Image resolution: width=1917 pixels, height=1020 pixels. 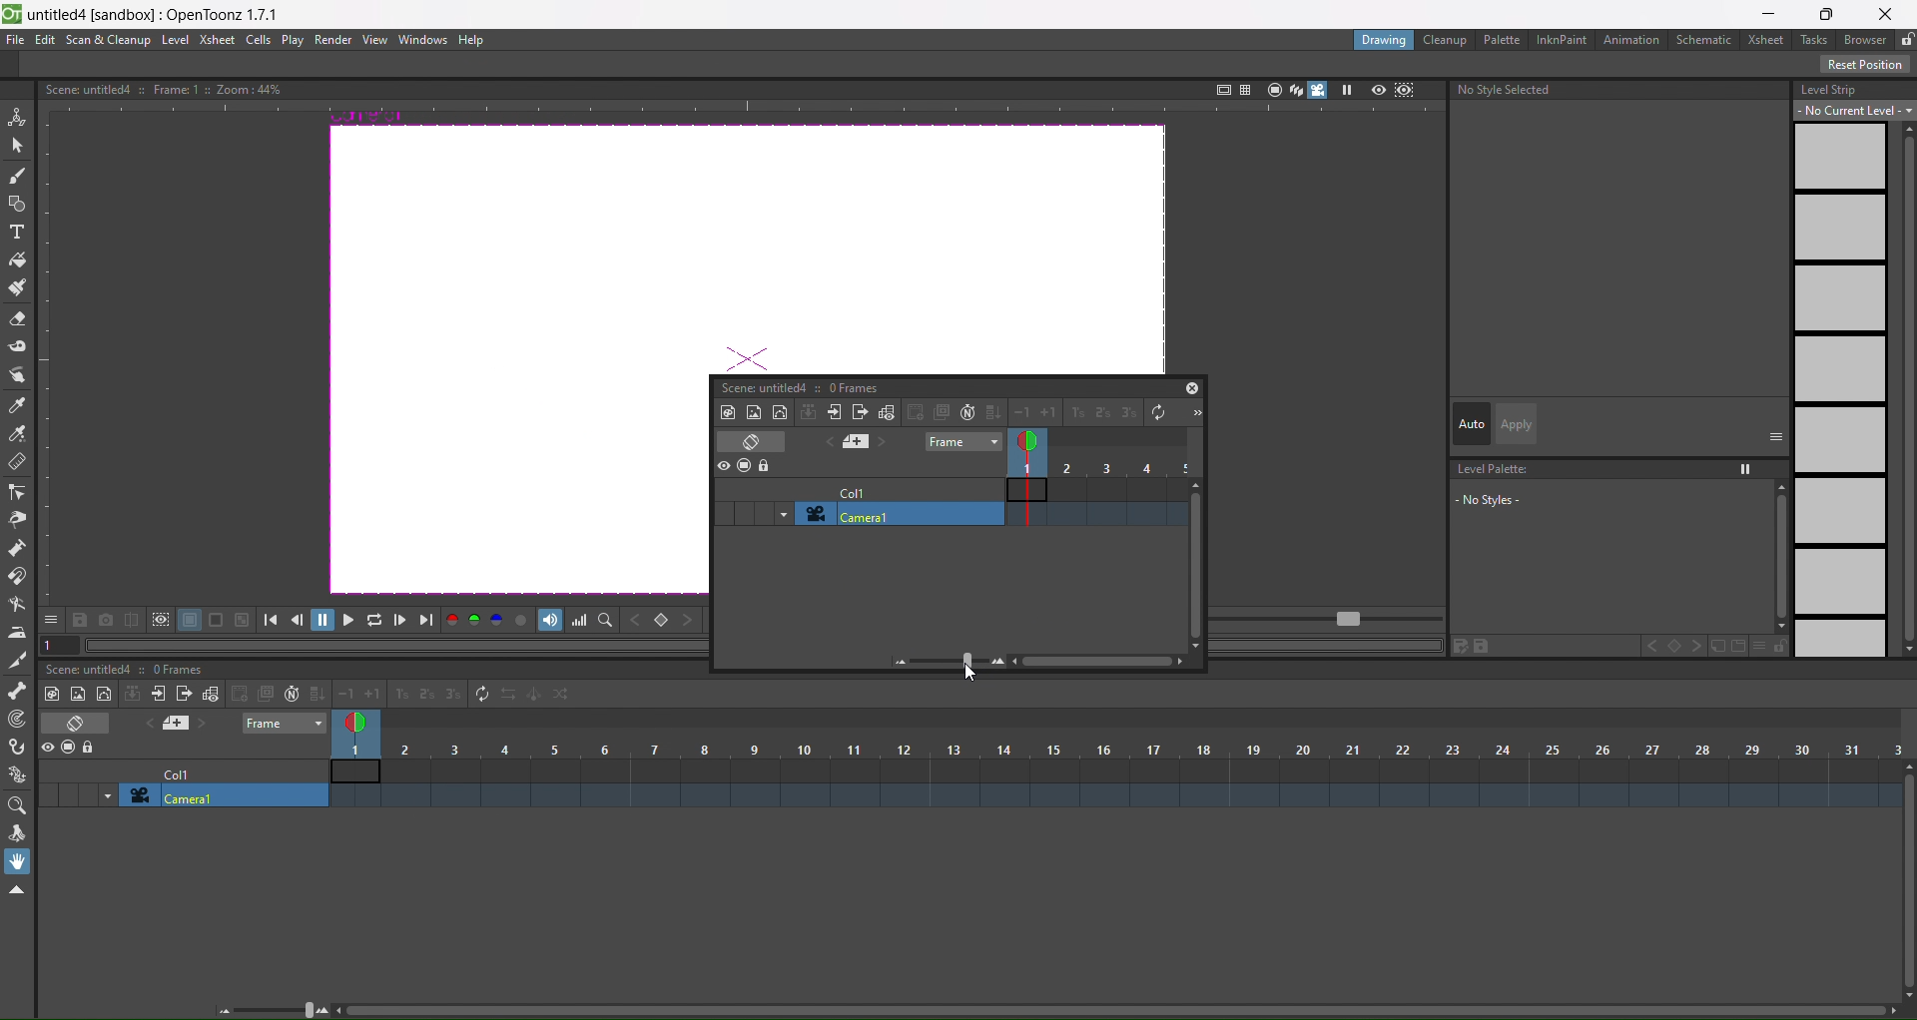 What do you see at coordinates (1817, 39) in the screenshot?
I see `tasks` at bounding box center [1817, 39].